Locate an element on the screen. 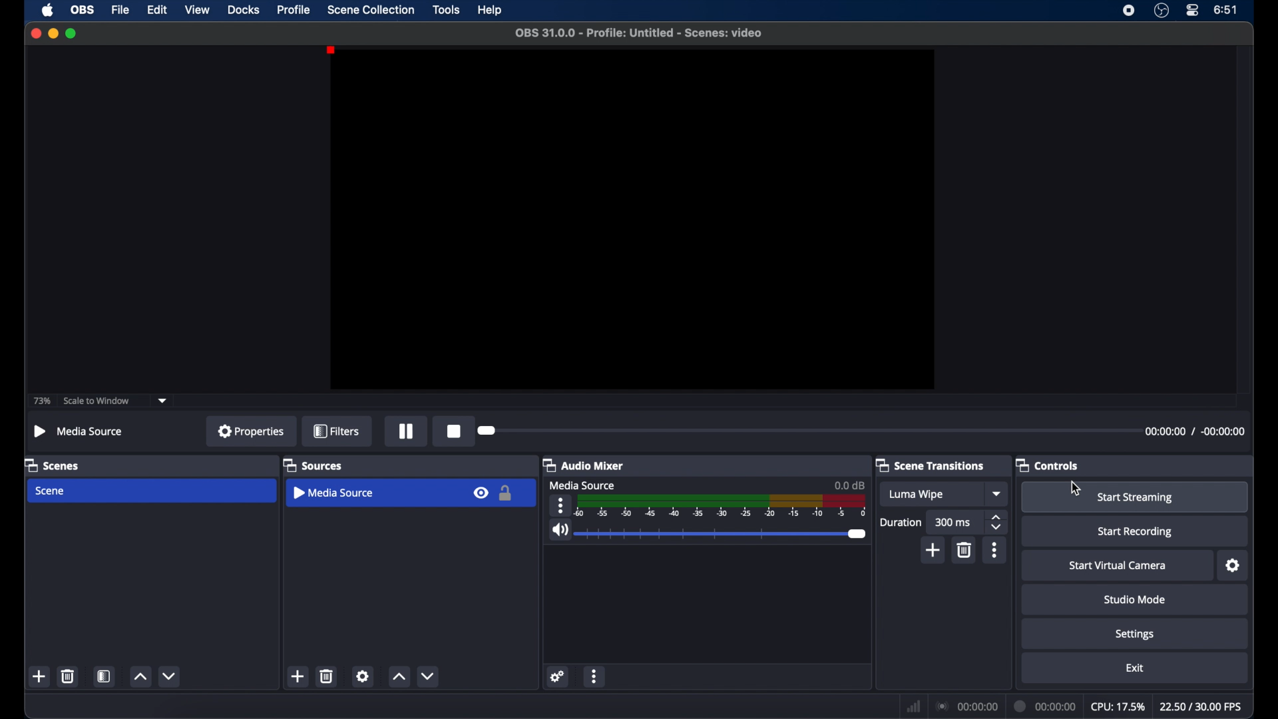 This screenshot has height=719, width=1278. edit is located at coordinates (157, 11).